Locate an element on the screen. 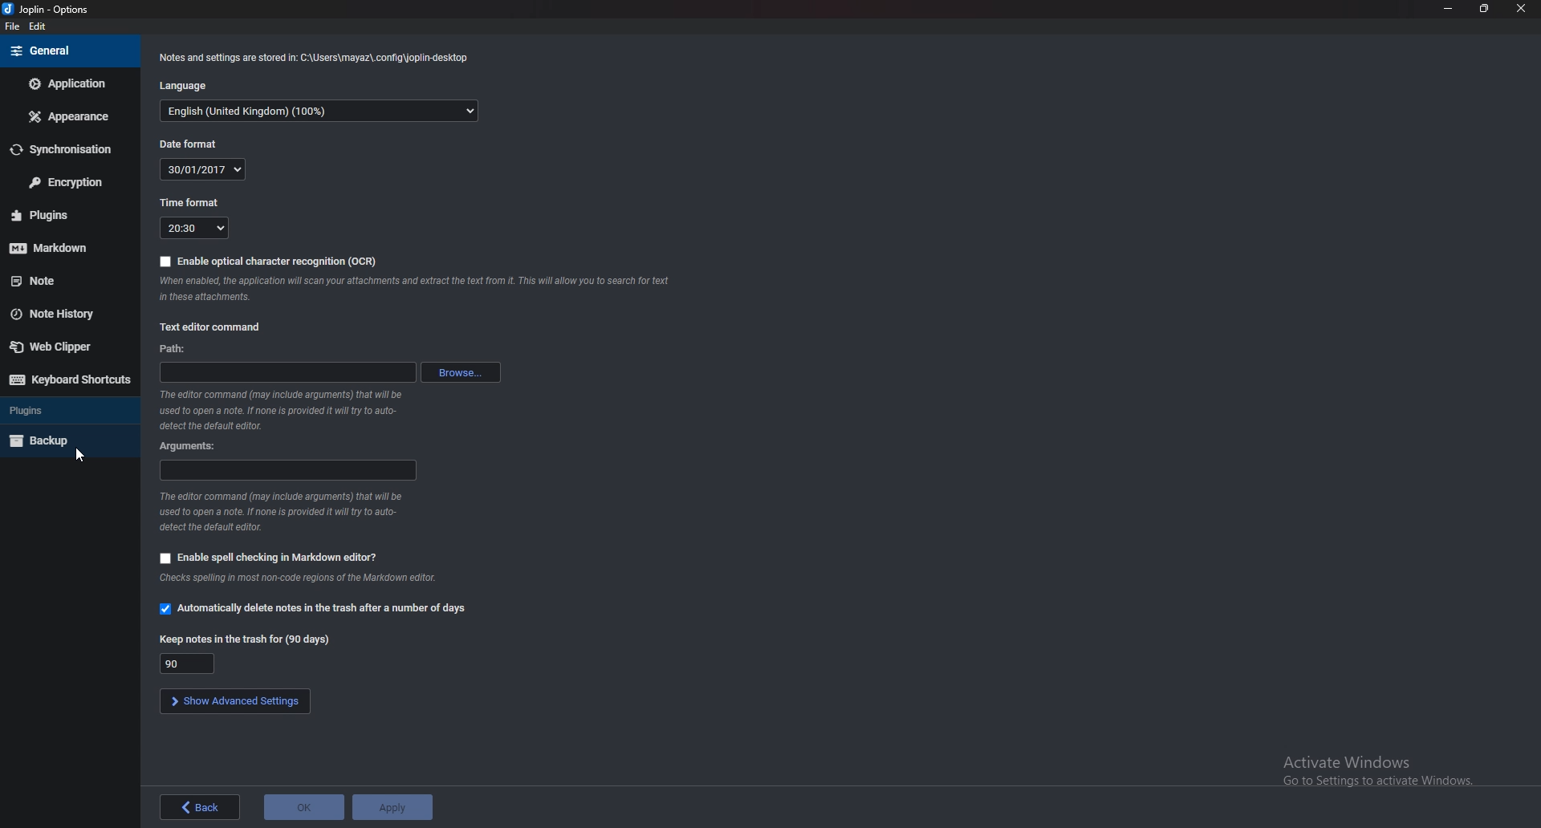 The image size is (1541, 828). Arguments is located at coordinates (194, 444).